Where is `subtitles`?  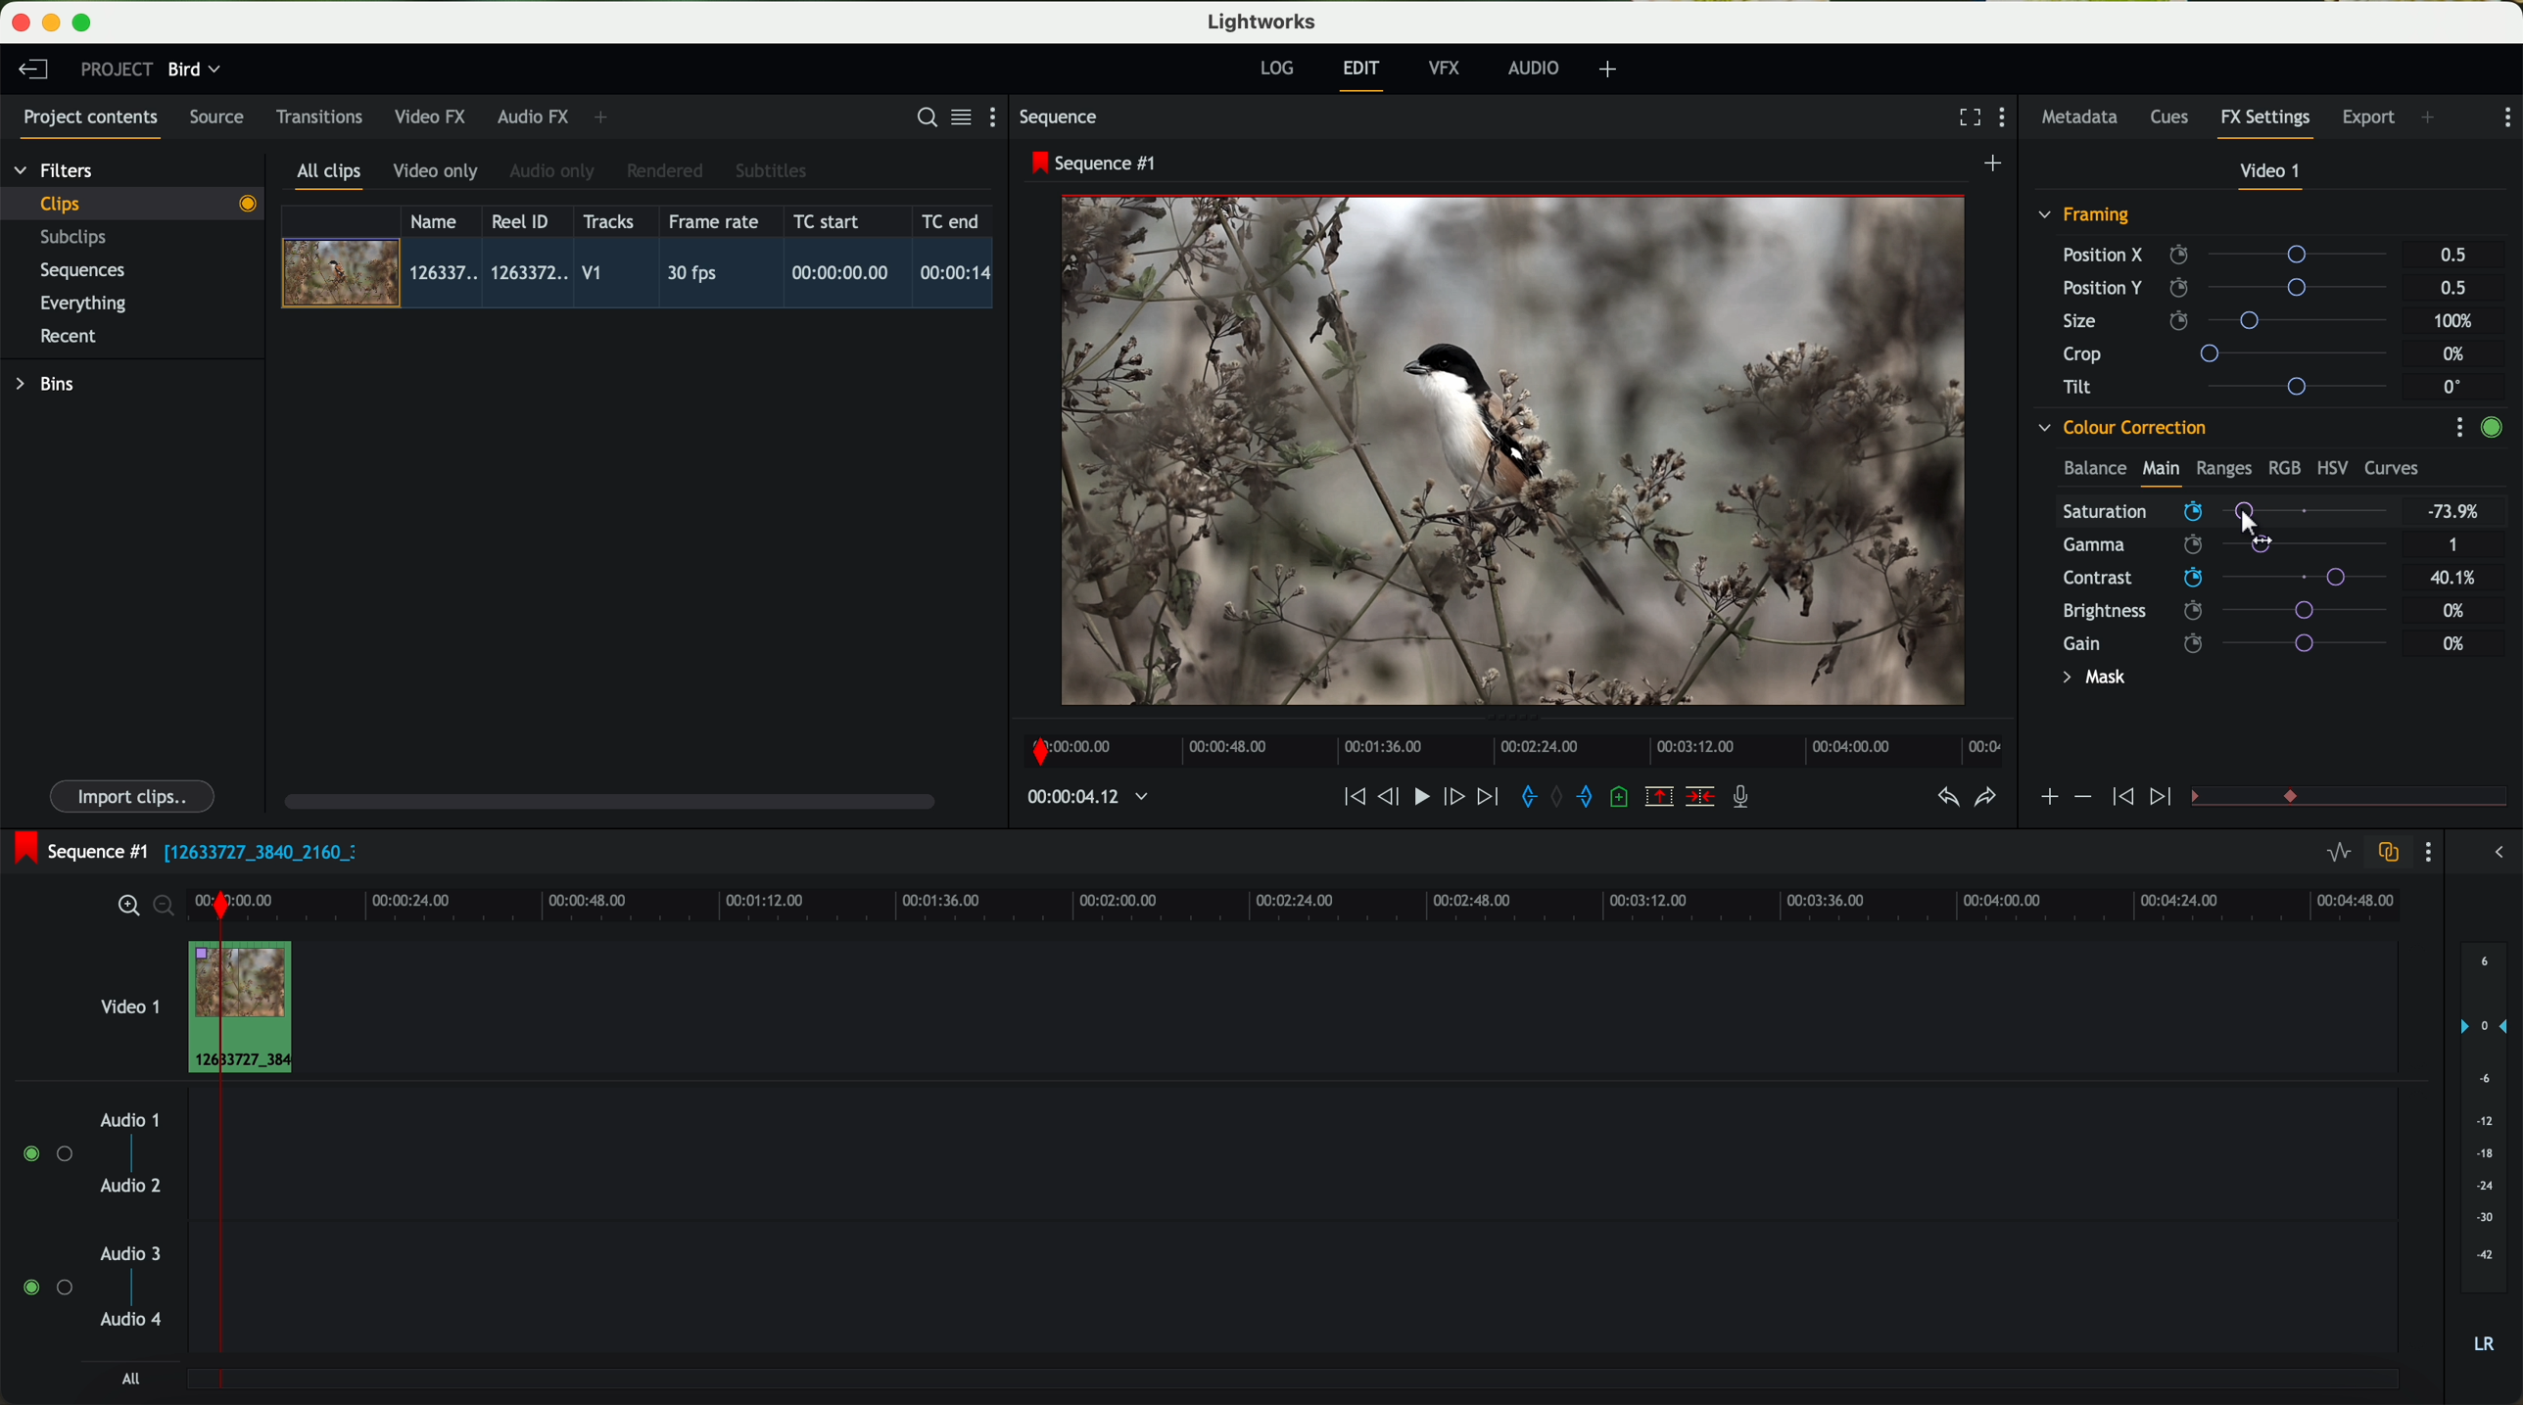
subtitles is located at coordinates (768, 171).